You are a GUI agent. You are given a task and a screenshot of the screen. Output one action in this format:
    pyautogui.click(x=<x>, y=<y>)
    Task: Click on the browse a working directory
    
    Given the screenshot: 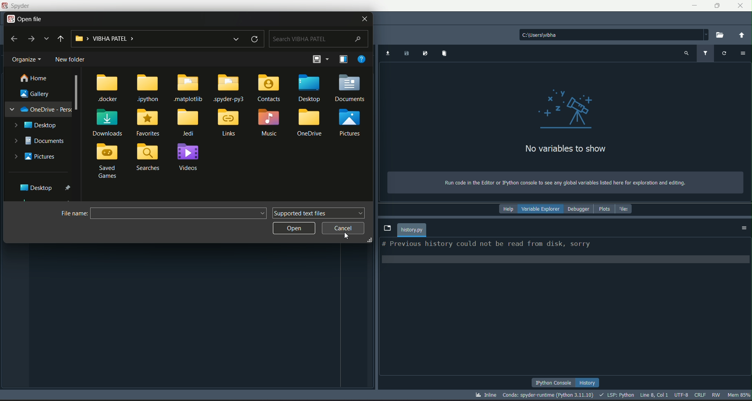 What is the action you would take?
    pyautogui.click(x=721, y=35)
    